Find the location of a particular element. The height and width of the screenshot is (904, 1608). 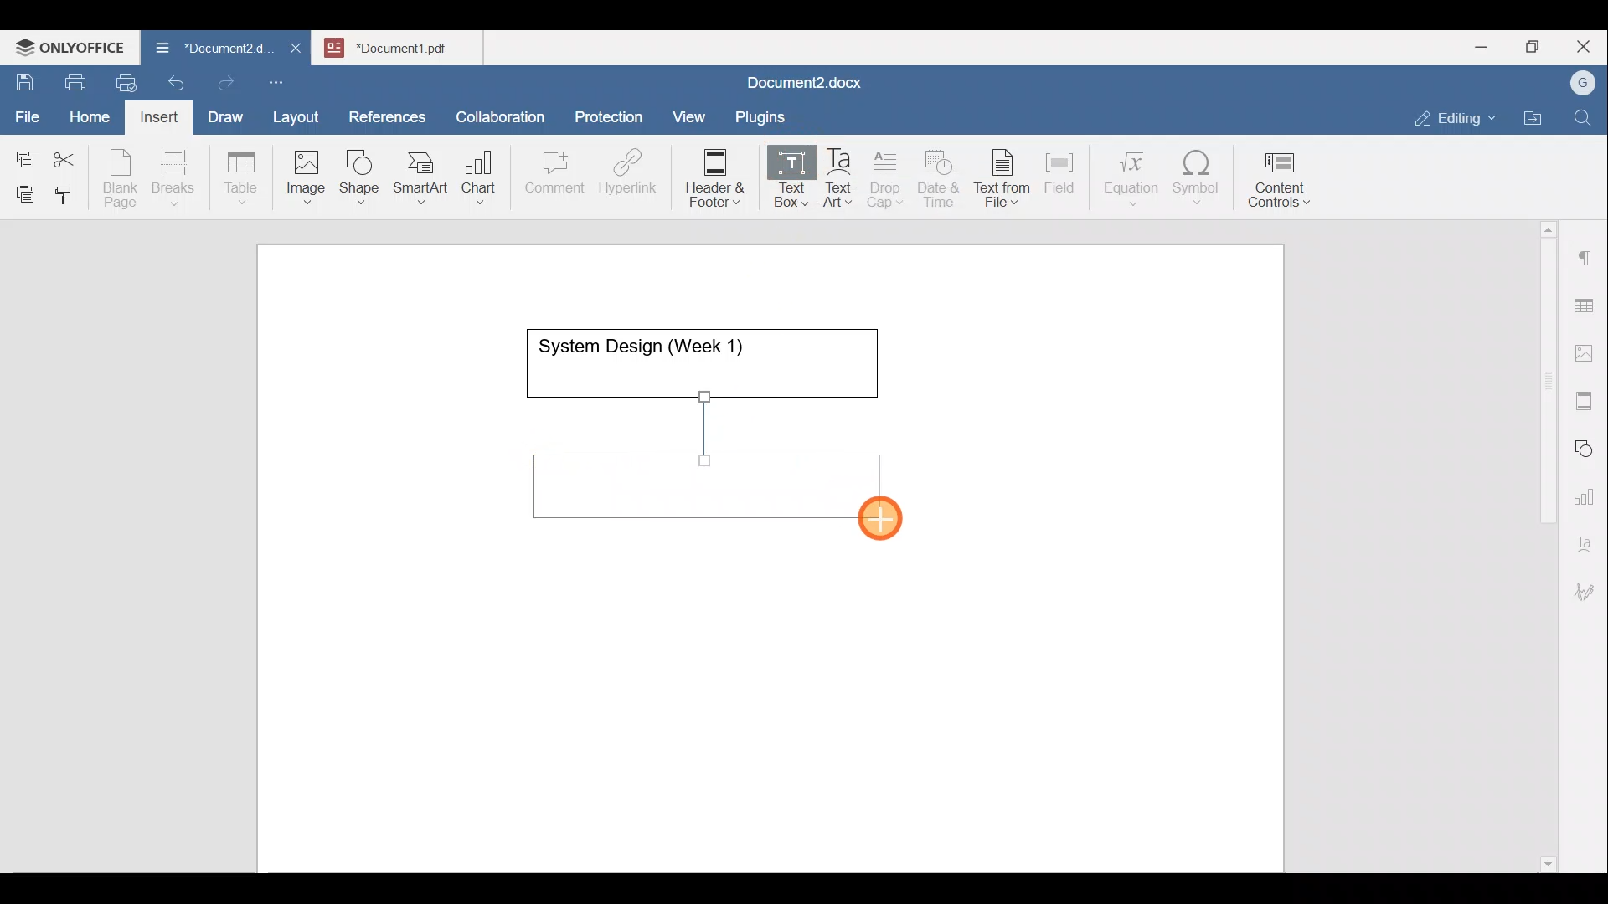

Copy style is located at coordinates (70, 191).